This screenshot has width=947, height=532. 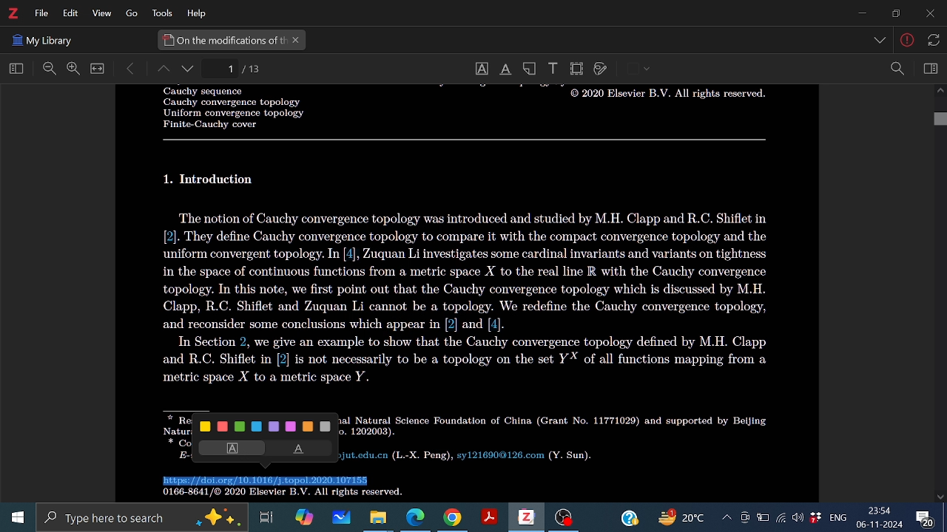 I want to click on Files, so click(x=379, y=517).